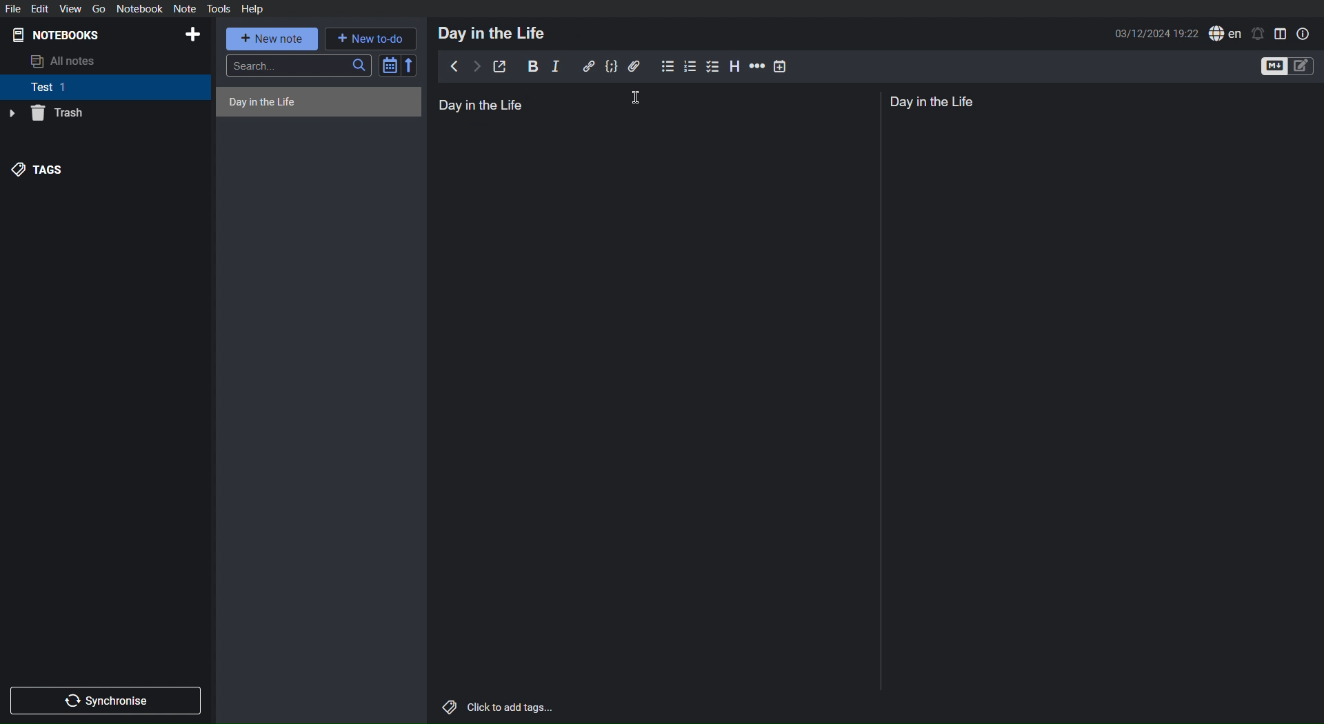 This screenshot has height=724, width=1324. Describe the element at coordinates (1257, 34) in the screenshot. I see `Notifications` at that location.